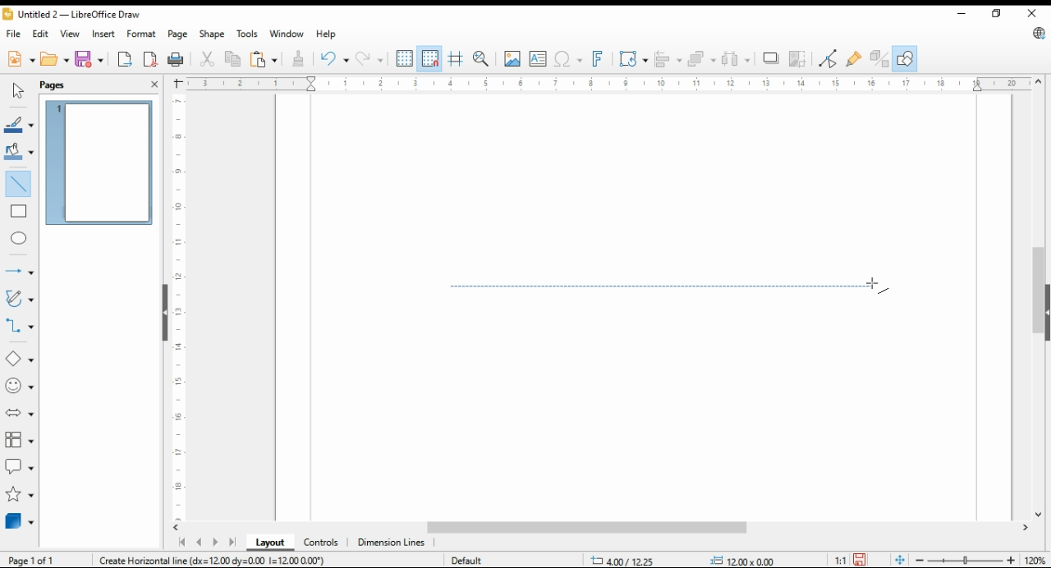 The width and height of the screenshot is (1051, 568). I want to click on clone formatting, so click(301, 59).